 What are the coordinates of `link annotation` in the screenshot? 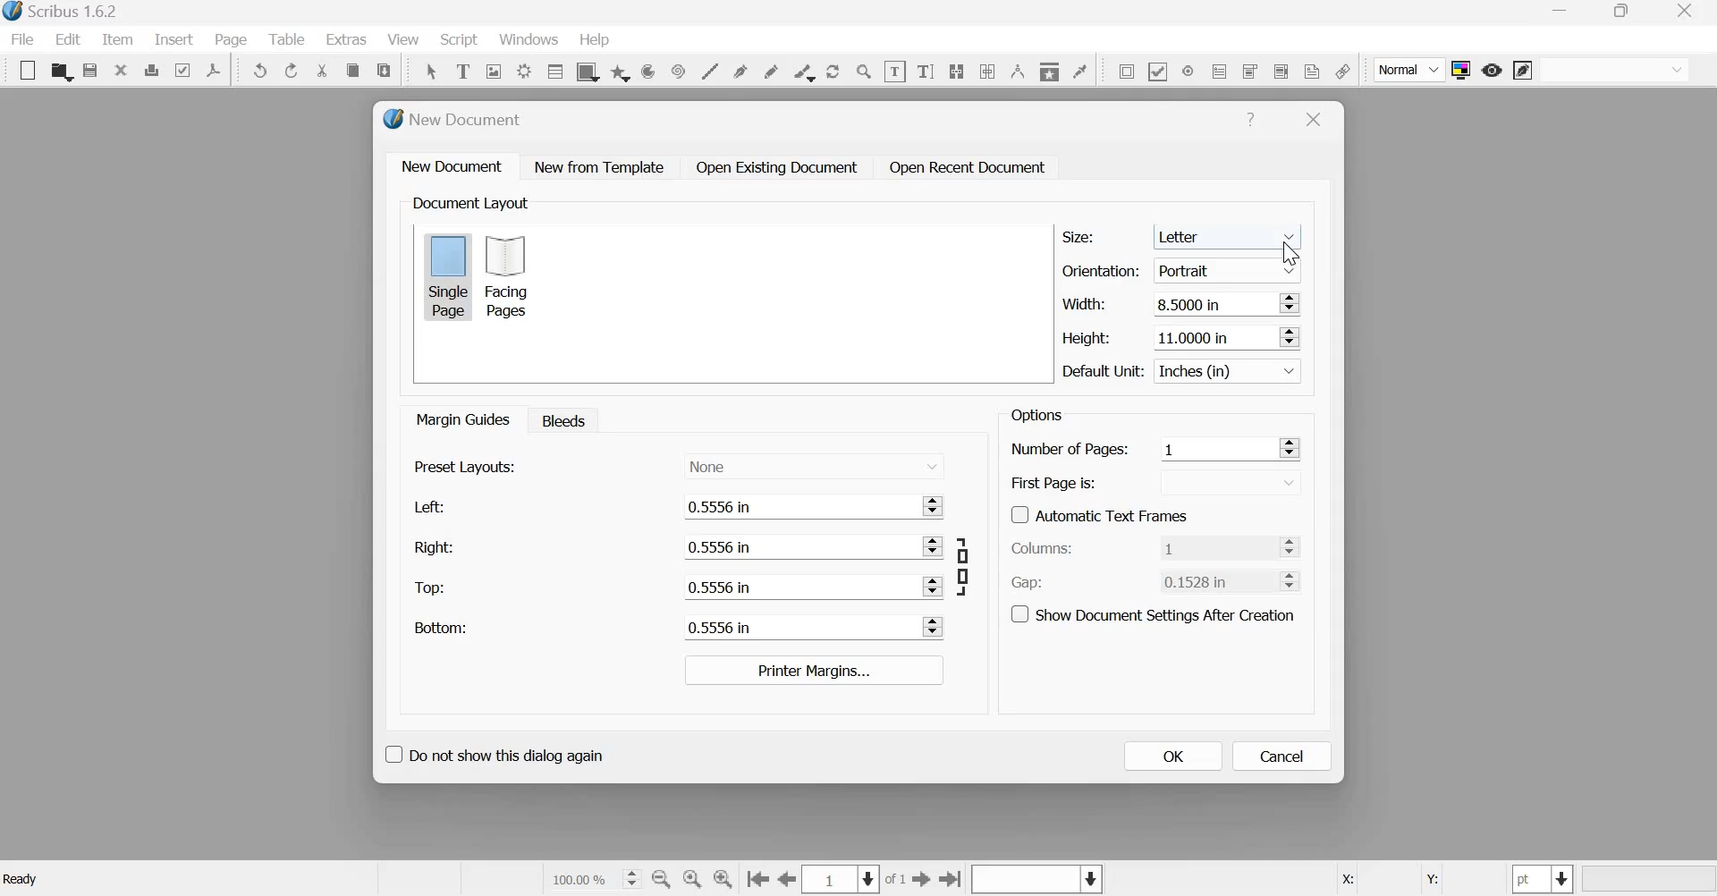 It's located at (1342, 71).